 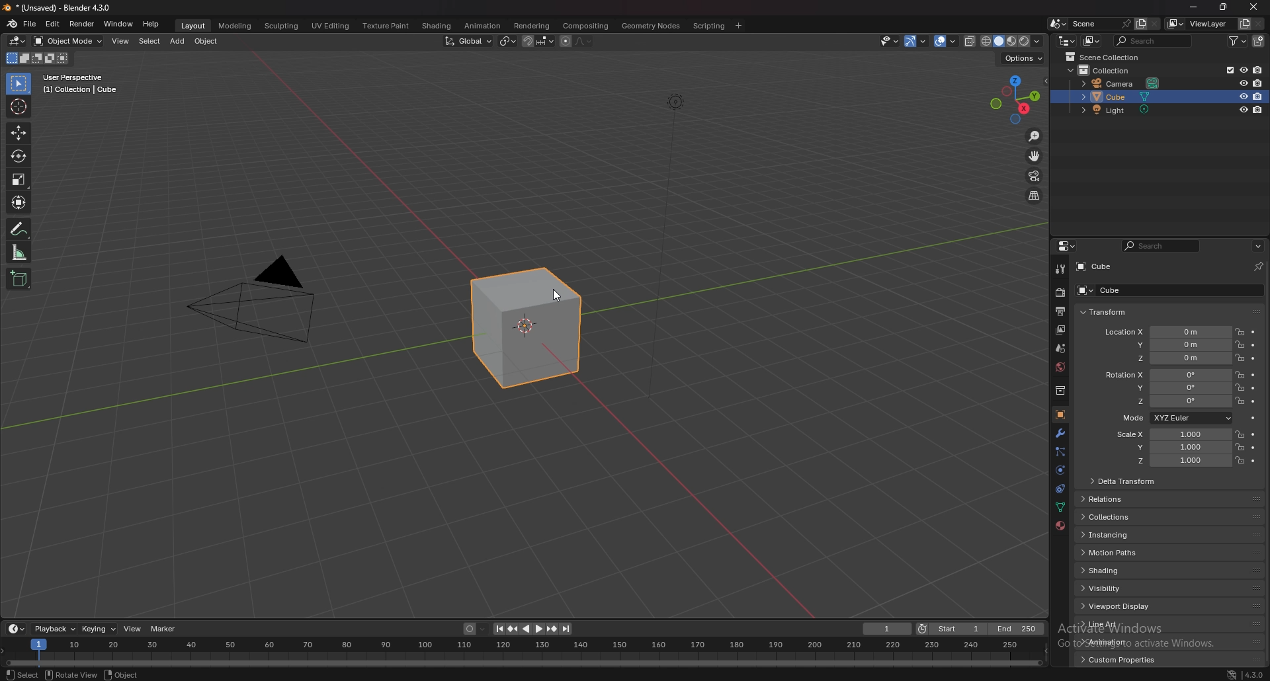 I want to click on transform pivot point, so click(x=508, y=41).